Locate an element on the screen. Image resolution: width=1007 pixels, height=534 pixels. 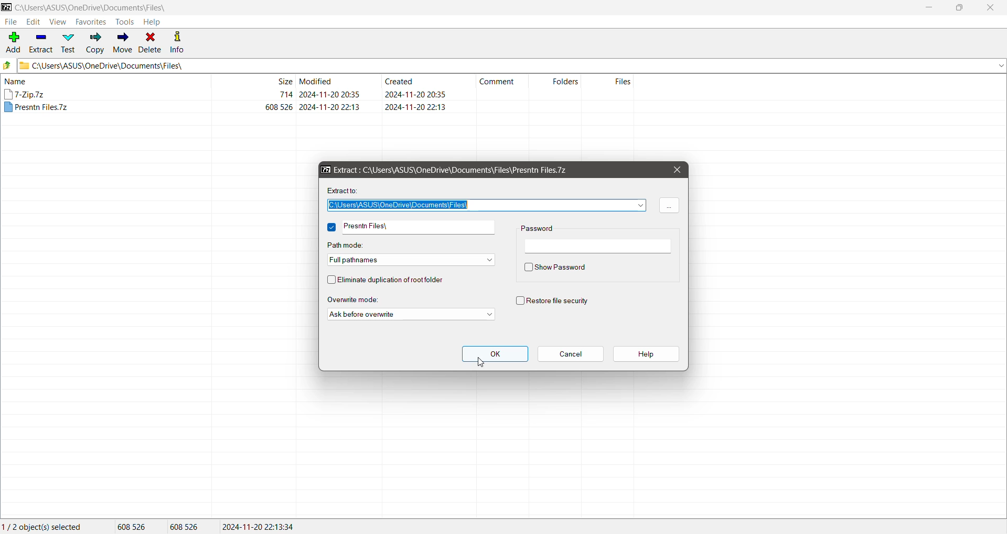
Copy is located at coordinates (95, 42).